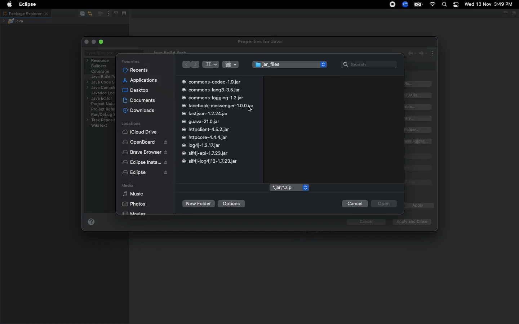  I want to click on OpenBoard, so click(146, 142).